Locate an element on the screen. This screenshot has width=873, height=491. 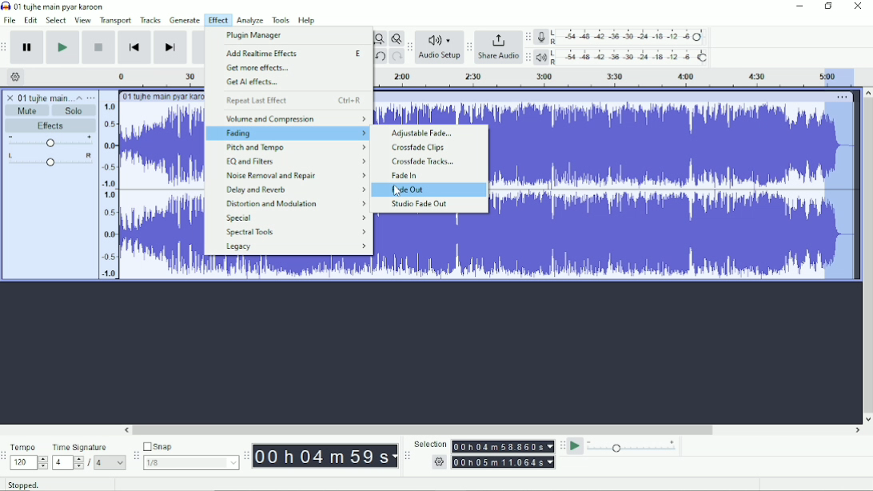
Playback meter is located at coordinates (622, 57).